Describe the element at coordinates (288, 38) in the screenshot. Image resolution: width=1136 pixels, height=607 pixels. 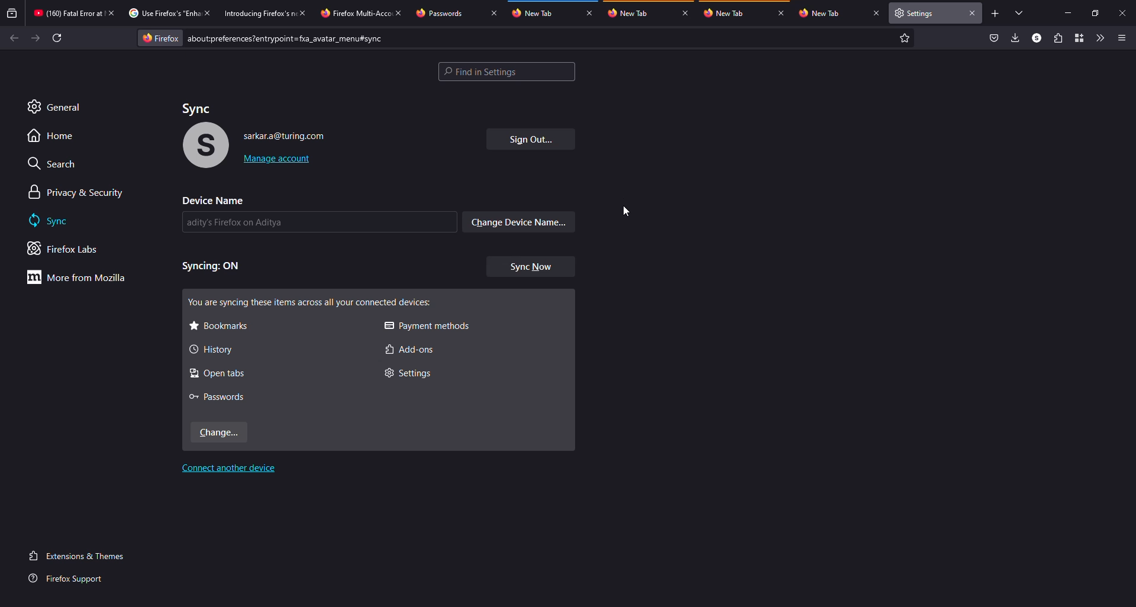
I see `prefernces` at that location.